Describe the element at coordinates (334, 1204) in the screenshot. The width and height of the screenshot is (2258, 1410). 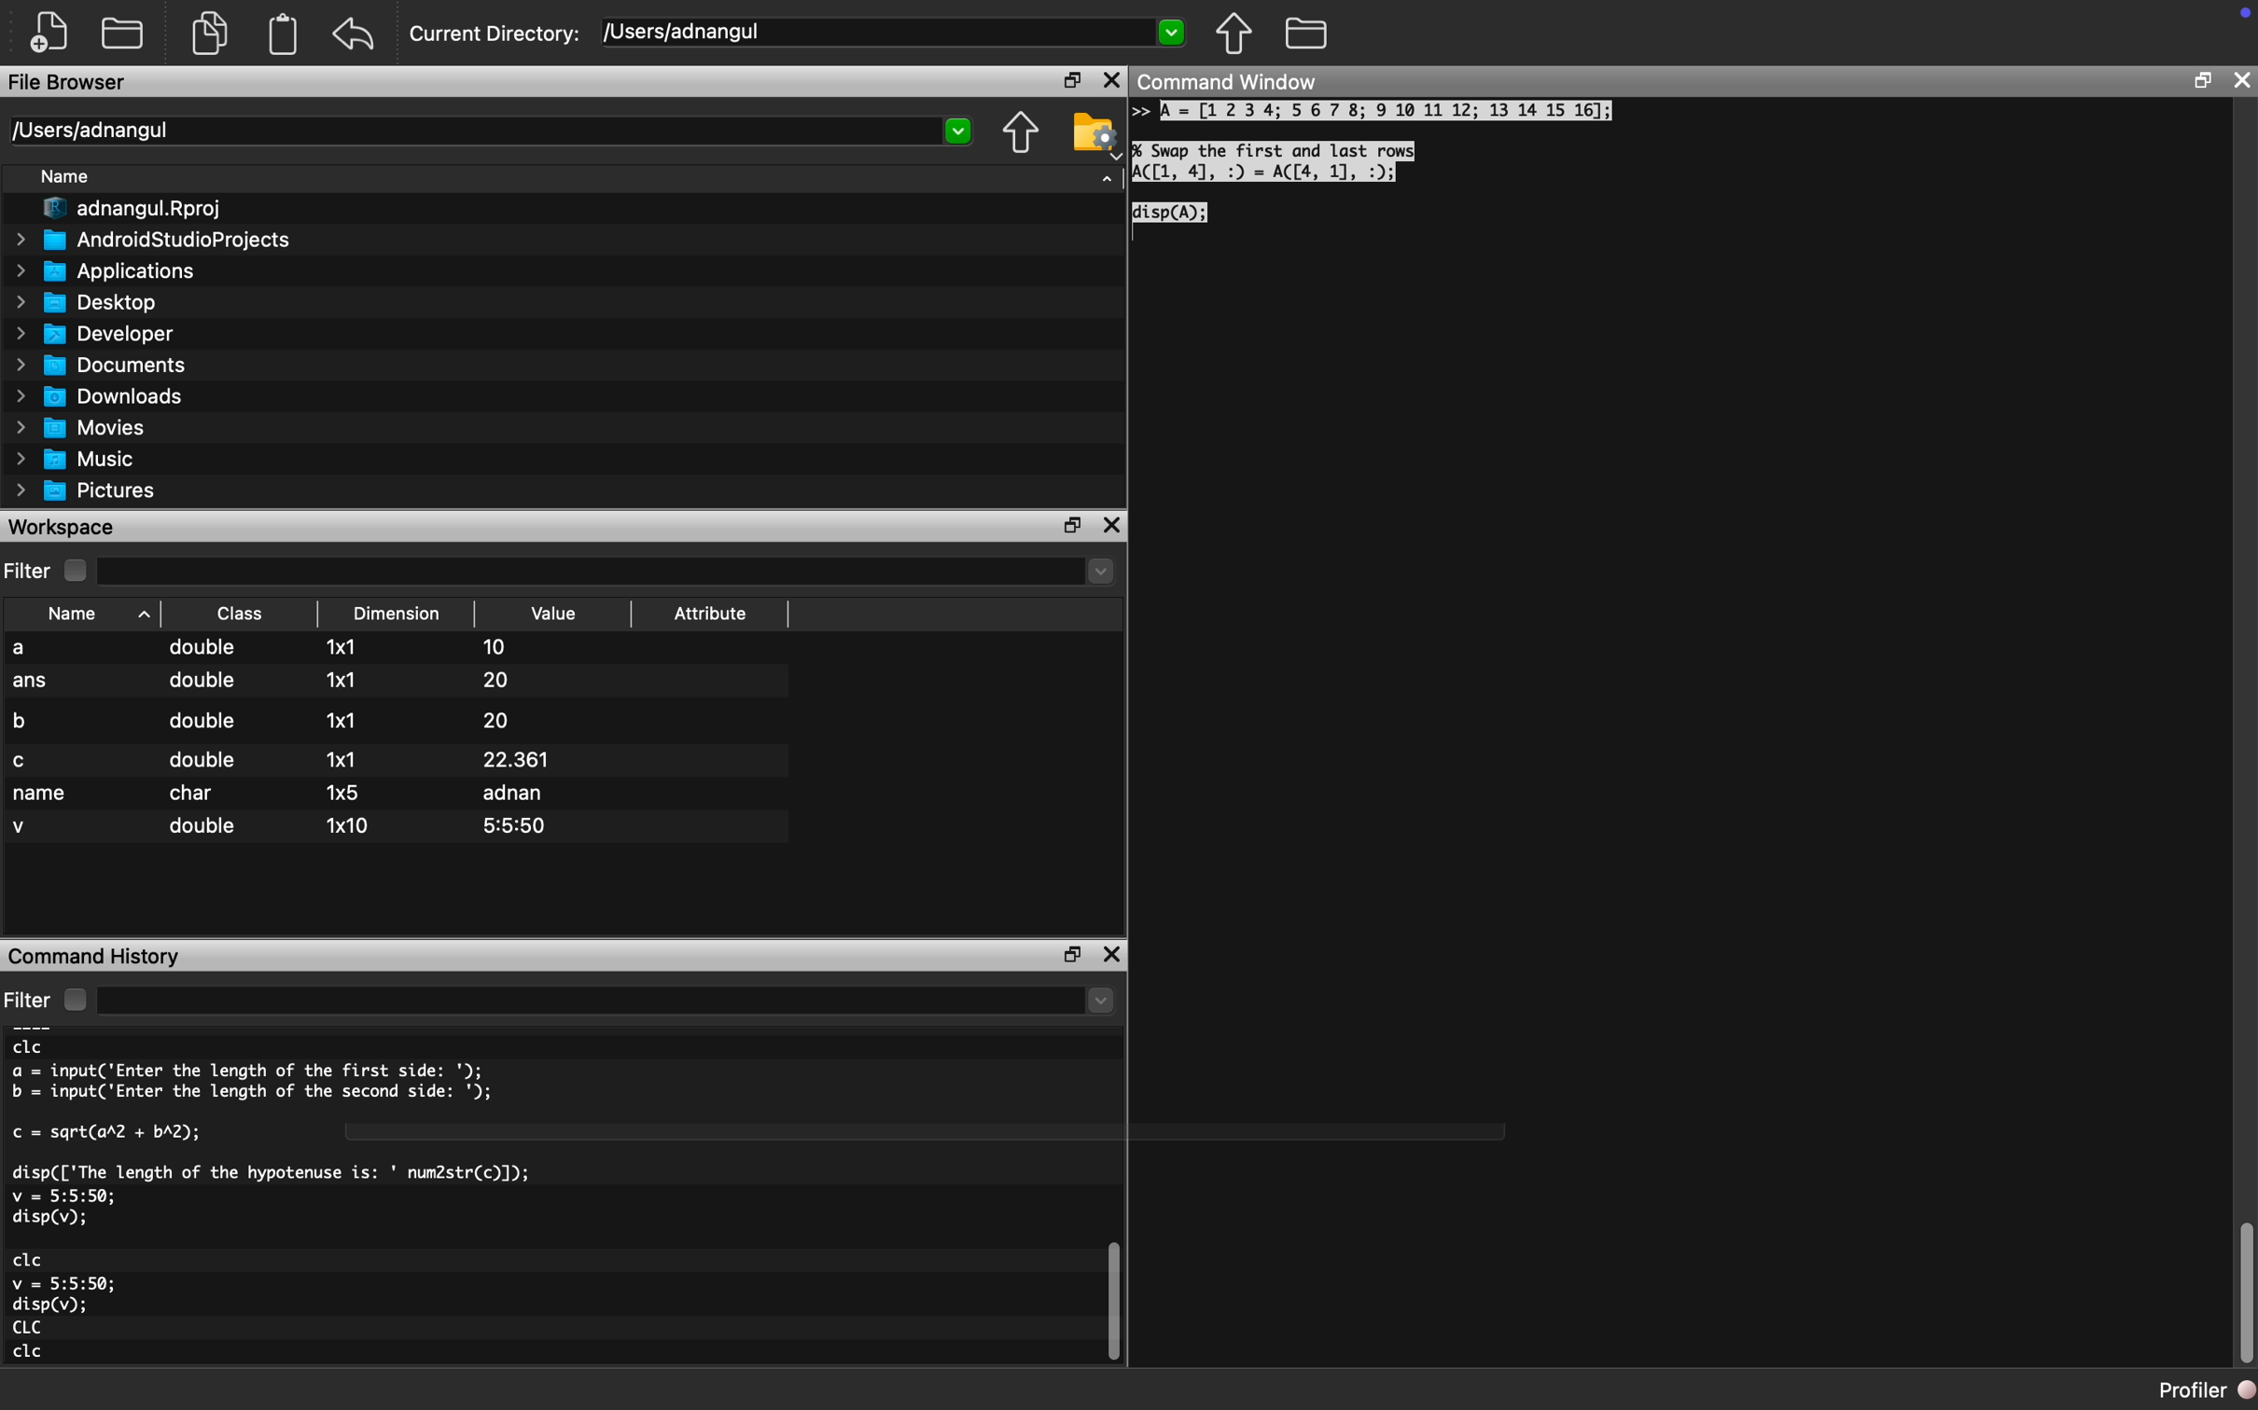
I see `clc

a = input('Enter the length of the first side: ');
b = input('Enter the length of the second side: ');
c = sqrt(ar2 + bA2);

disp(['The length of the hypotenuse is: ' num2str(c)]);
v = 5:5:50;

disp(v);

clc

v = 5:5:50;

disp(v);

CLC

clc` at that location.